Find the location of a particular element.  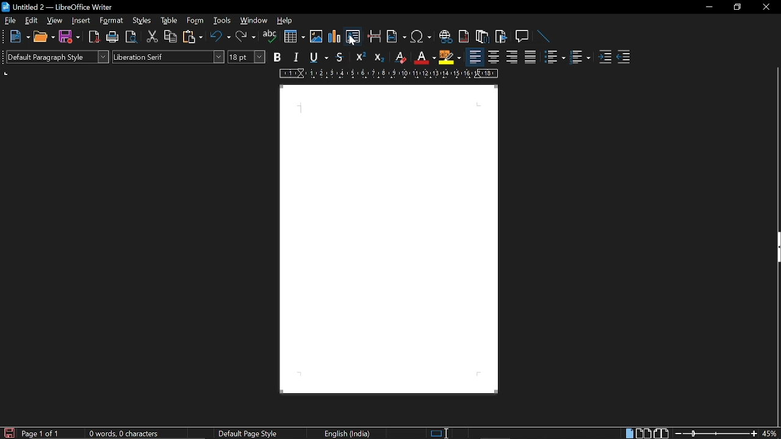

open is located at coordinates (44, 37).